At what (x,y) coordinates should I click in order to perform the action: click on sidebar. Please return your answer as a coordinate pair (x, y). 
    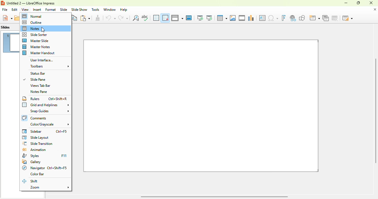
    Looking at the image, I should click on (45, 132).